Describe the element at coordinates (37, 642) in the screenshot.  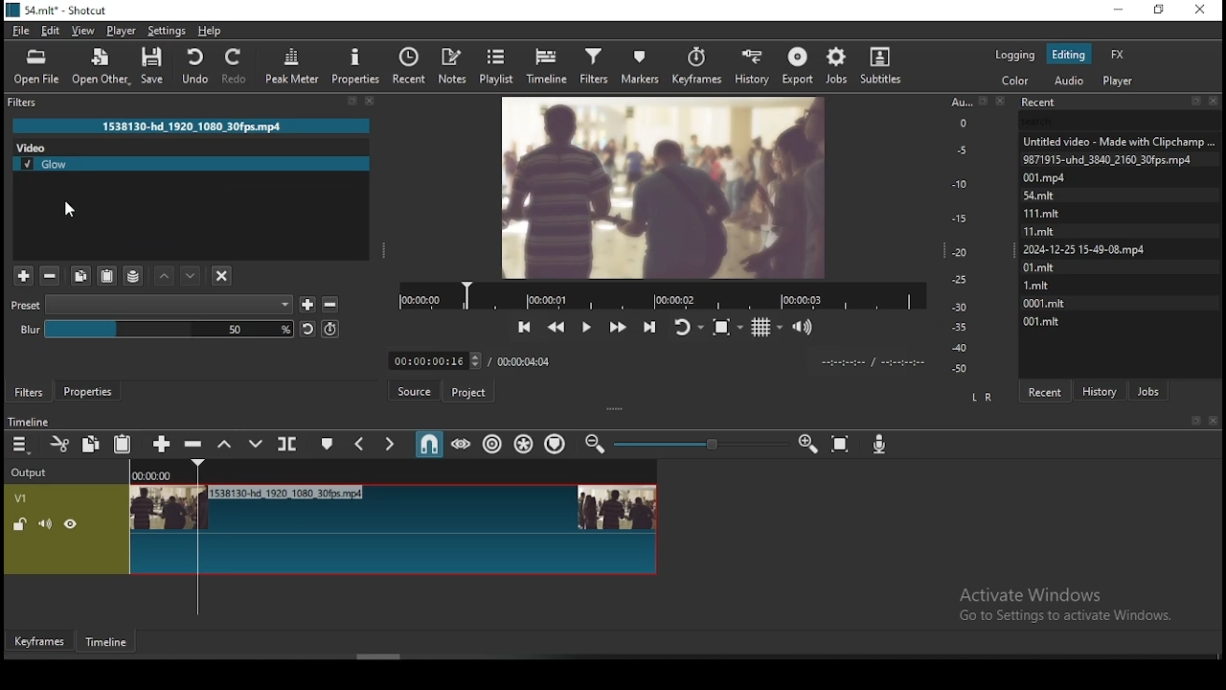
I see `keyframe` at that location.